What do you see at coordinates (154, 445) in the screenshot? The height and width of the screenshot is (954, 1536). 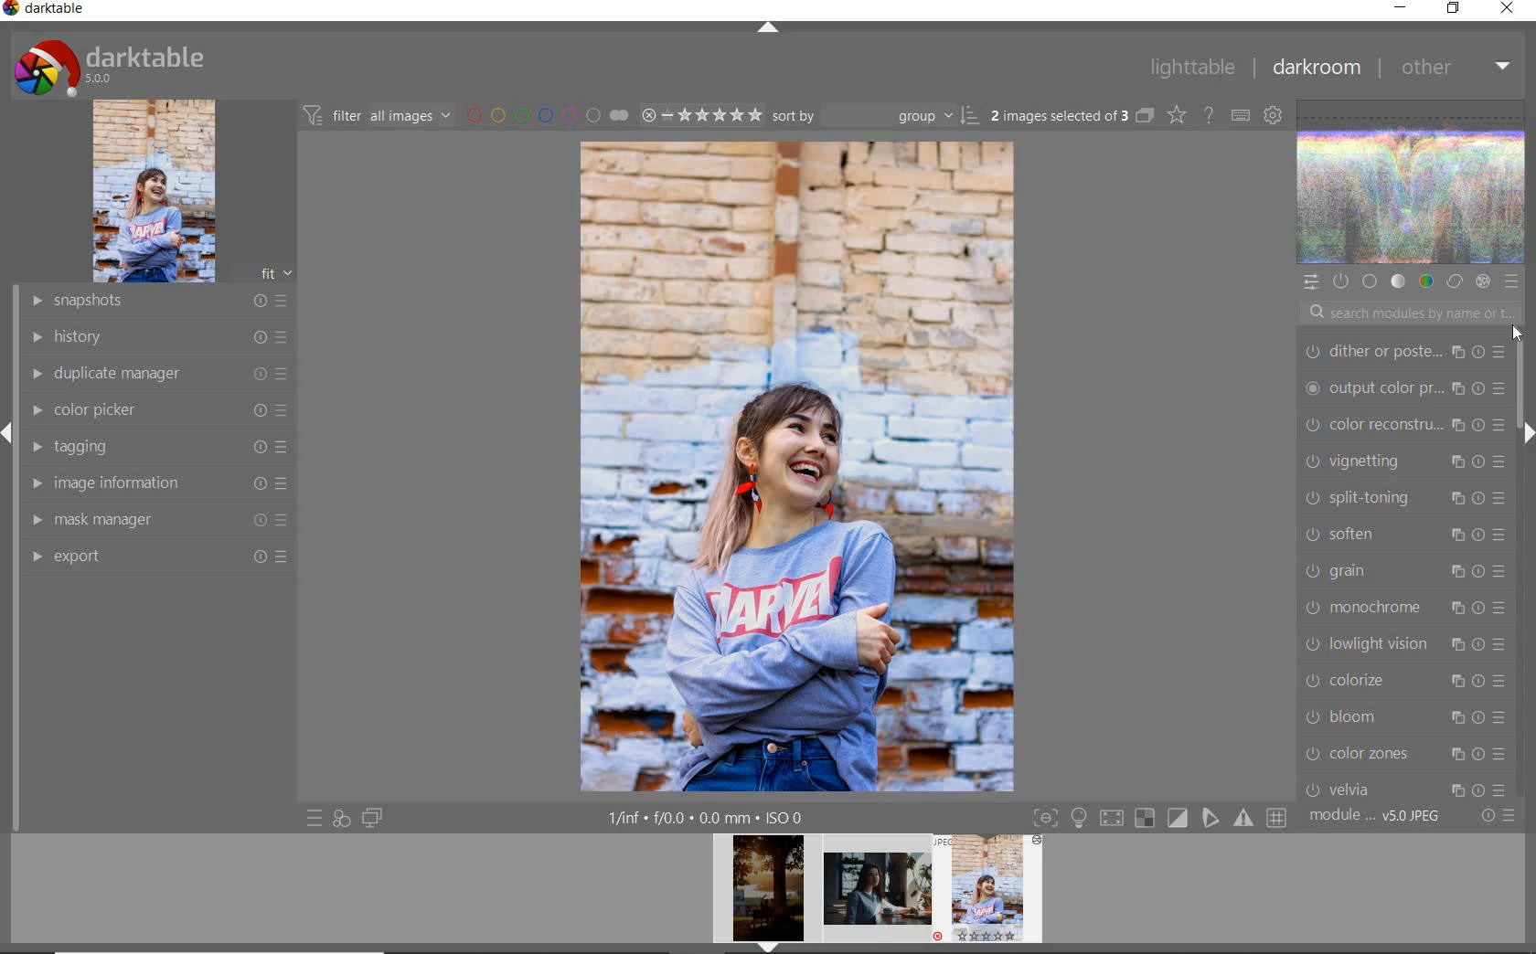 I see `tagging` at bounding box center [154, 445].